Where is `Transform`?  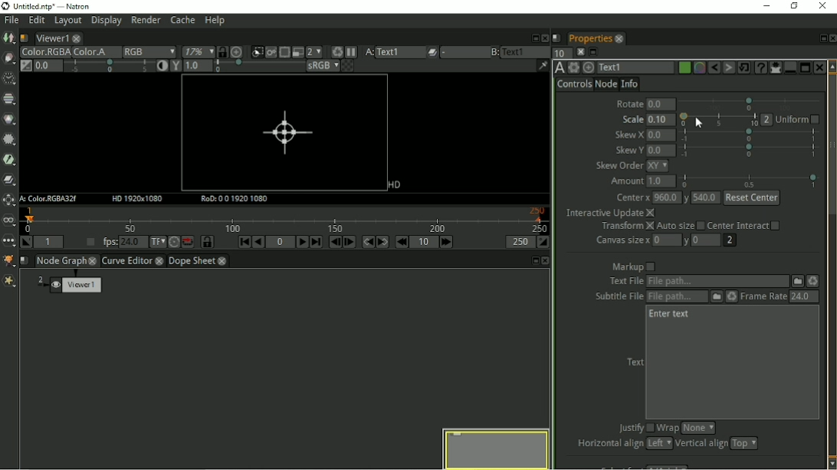
Transform is located at coordinates (10, 199).